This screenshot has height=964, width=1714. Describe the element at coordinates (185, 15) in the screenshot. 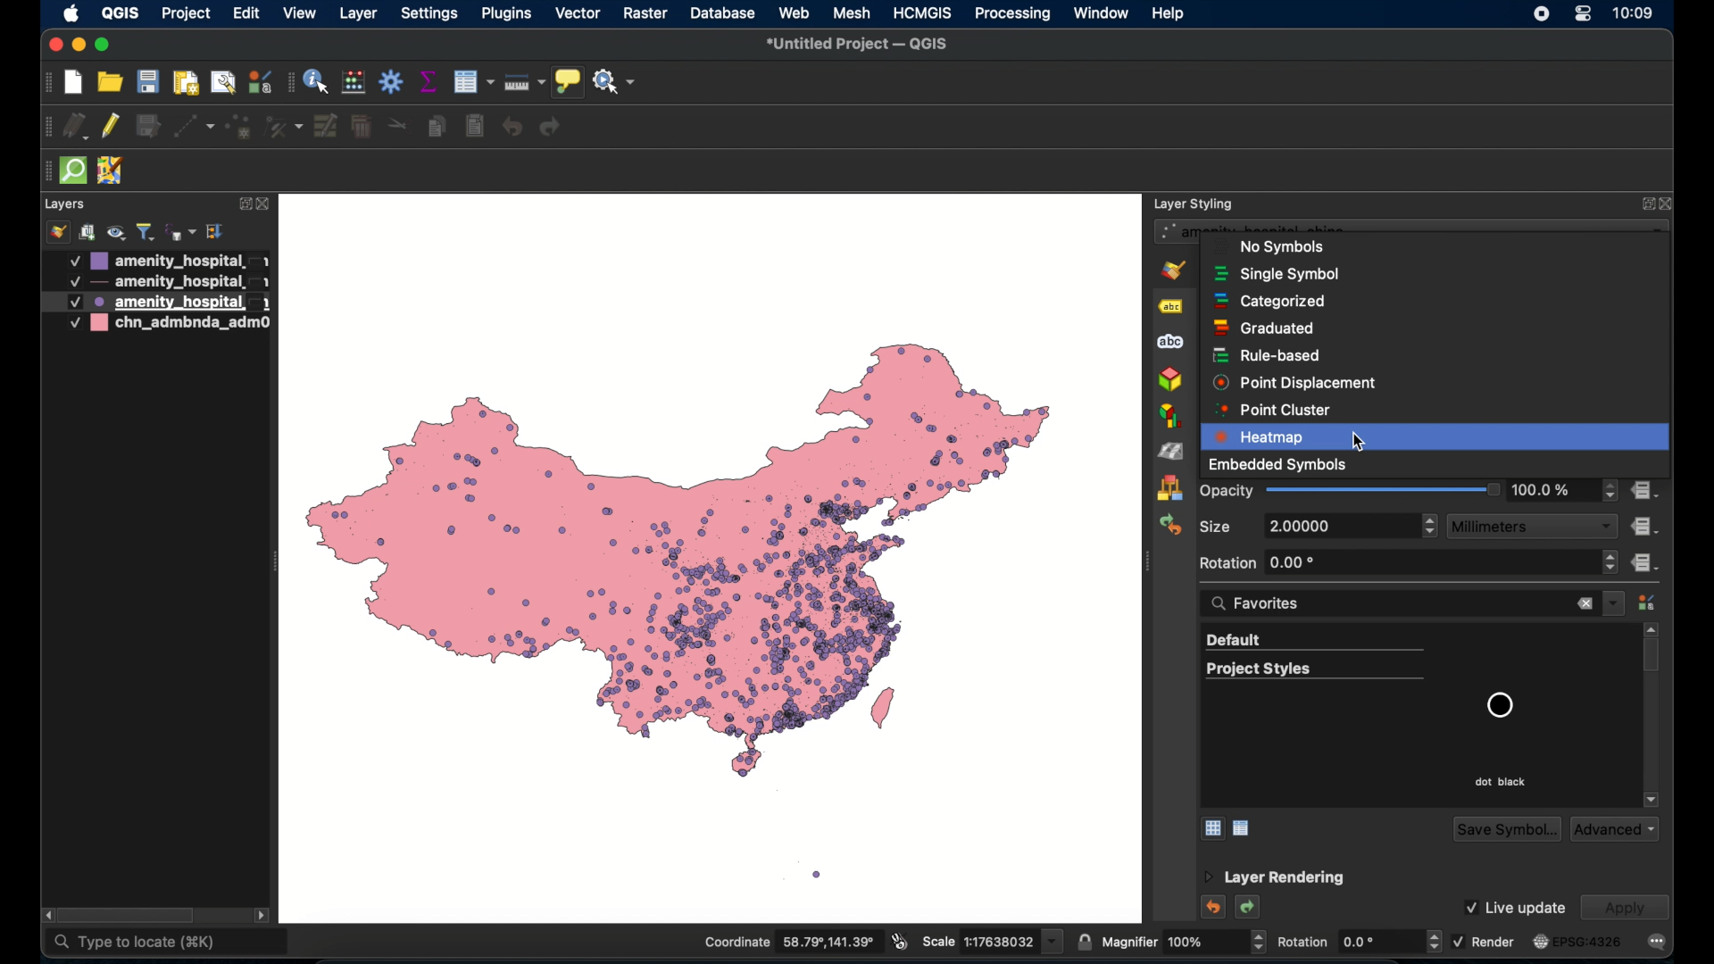

I see `project` at that location.